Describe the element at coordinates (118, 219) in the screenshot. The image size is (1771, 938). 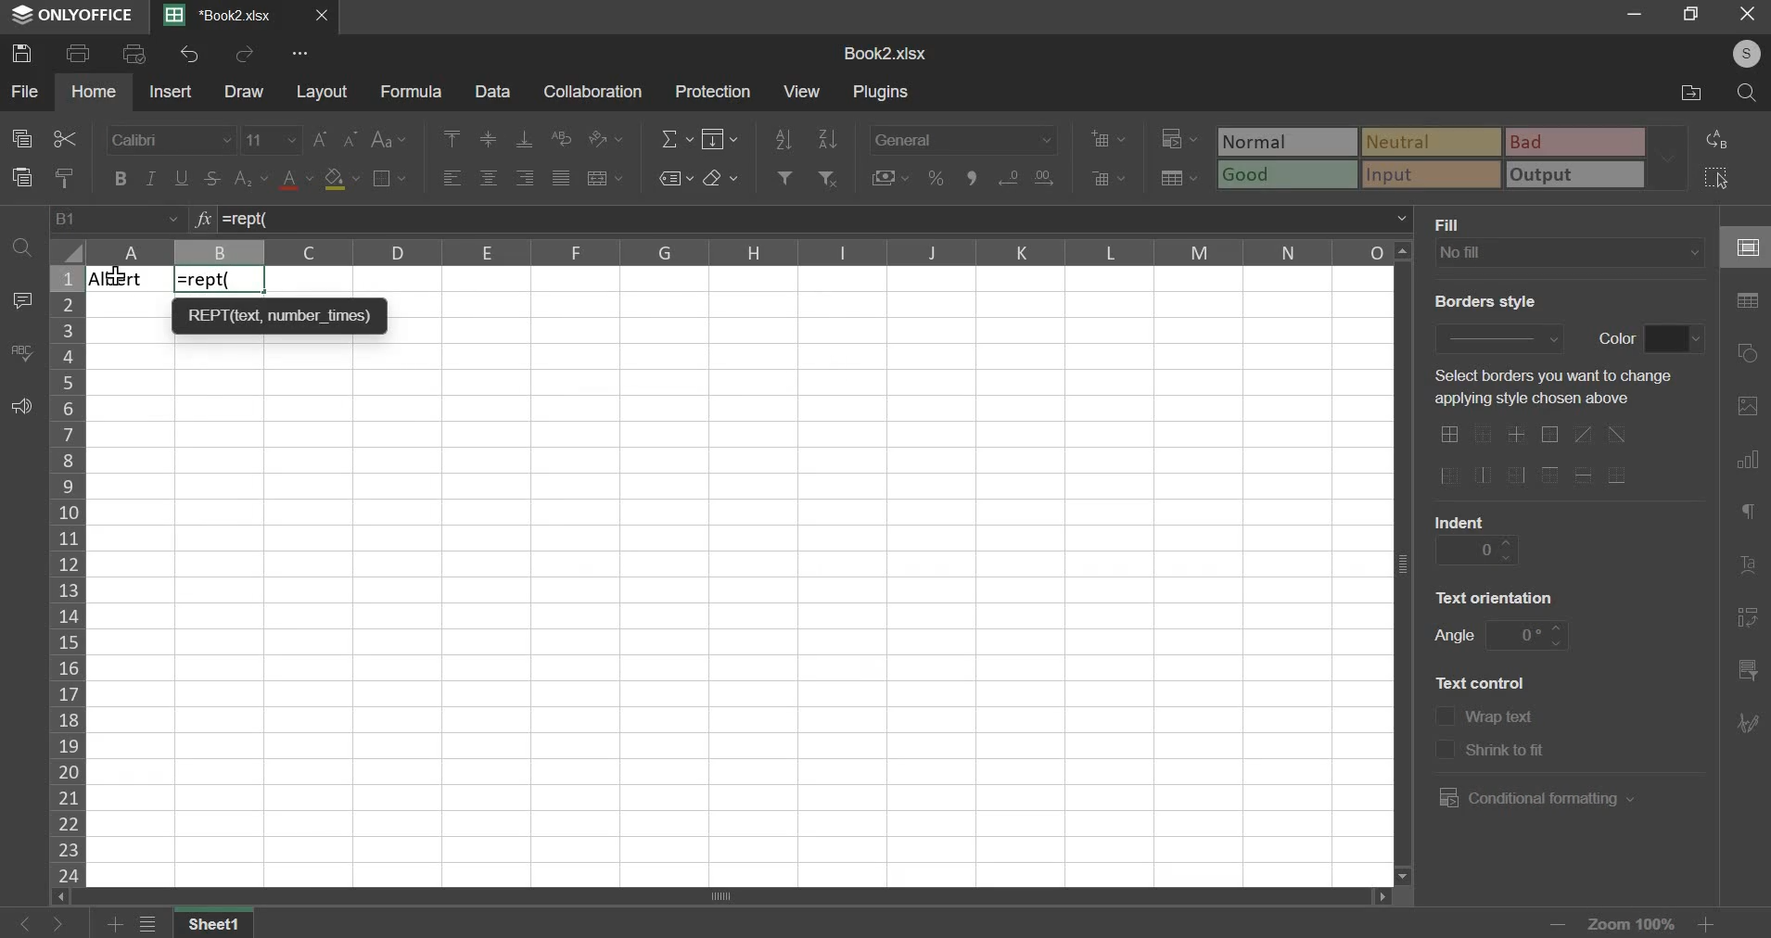
I see `cell name` at that location.